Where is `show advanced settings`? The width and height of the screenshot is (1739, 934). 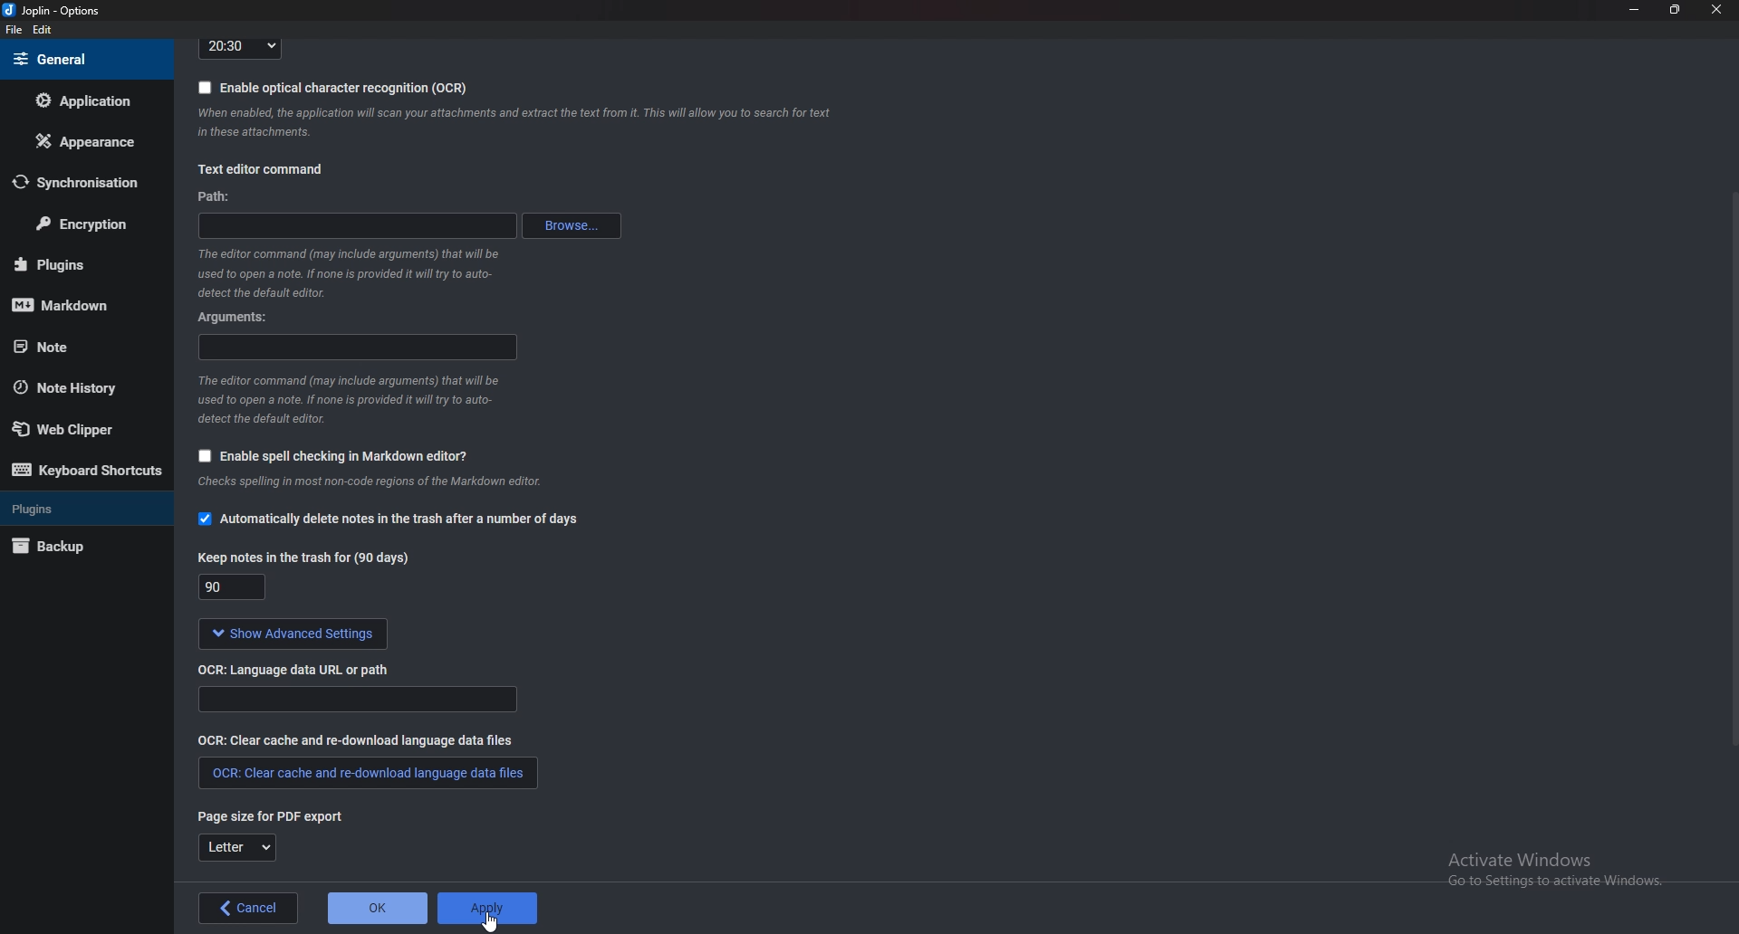
show advanced settings is located at coordinates (289, 634).